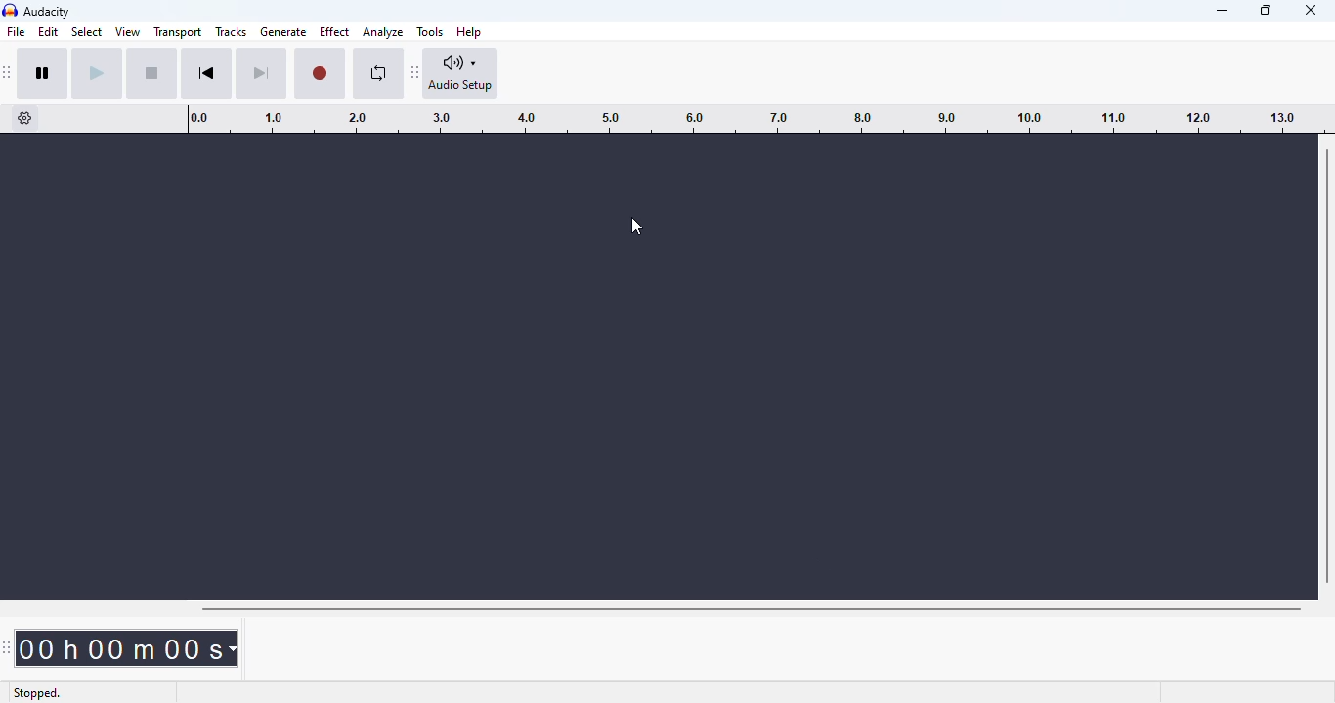 The height and width of the screenshot is (703, 1335). What do you see at coordinates (379, 73) in the screenshot?
I see `enable looping` at bounding box center [379, 73].